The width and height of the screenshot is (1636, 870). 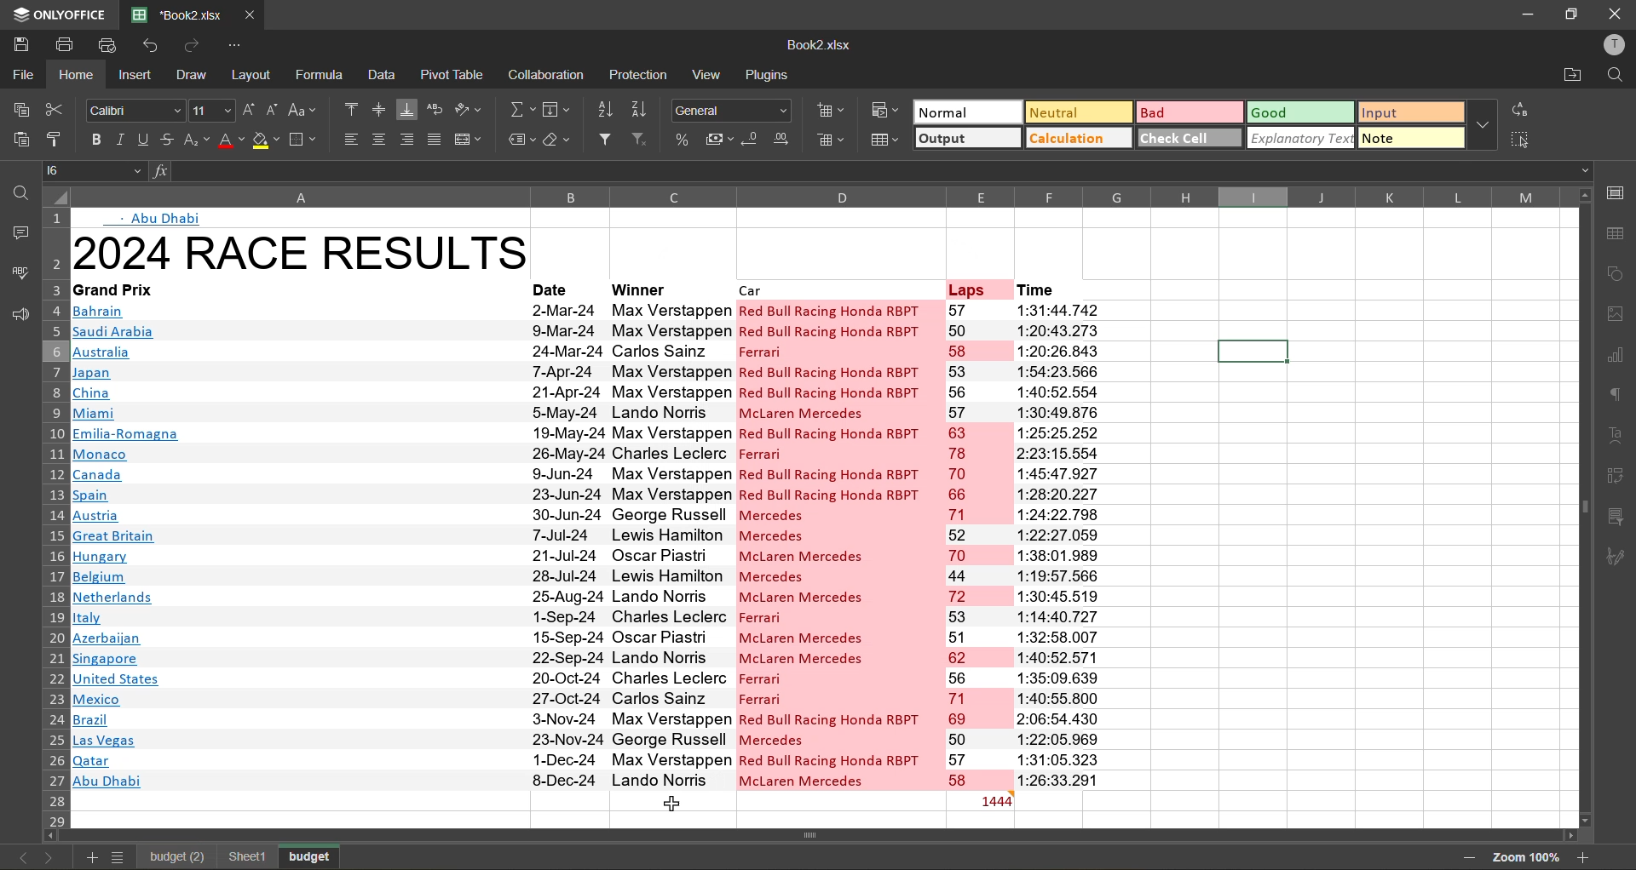 I want to click on redo, so click(x=193, y=44).